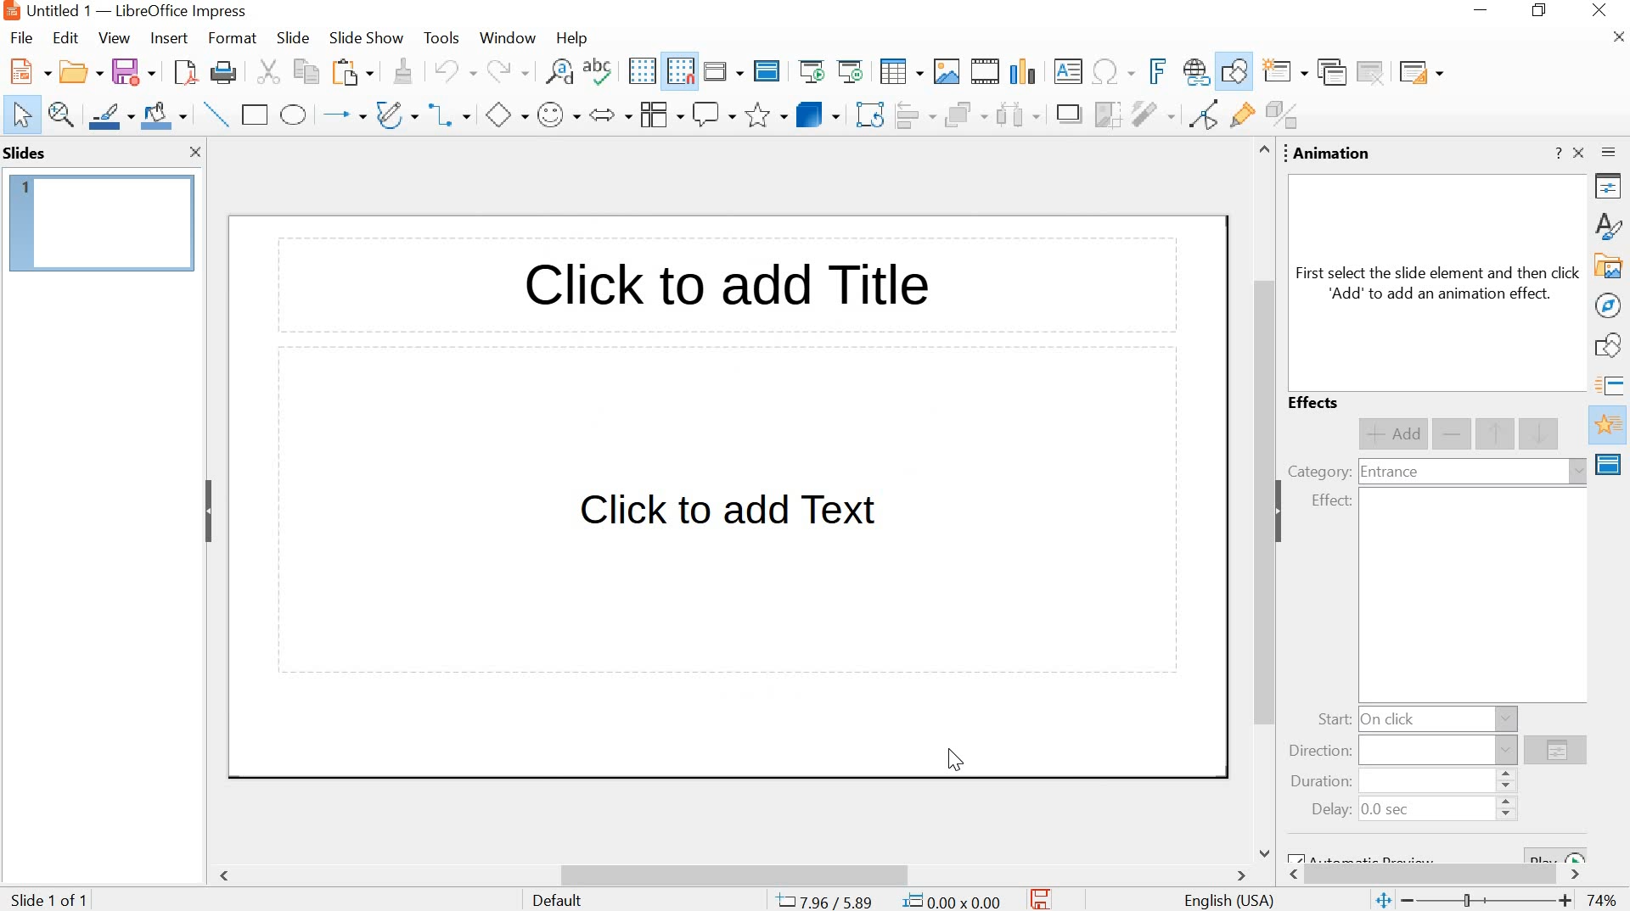  I want to click on export as pdf, so click(183, 74).